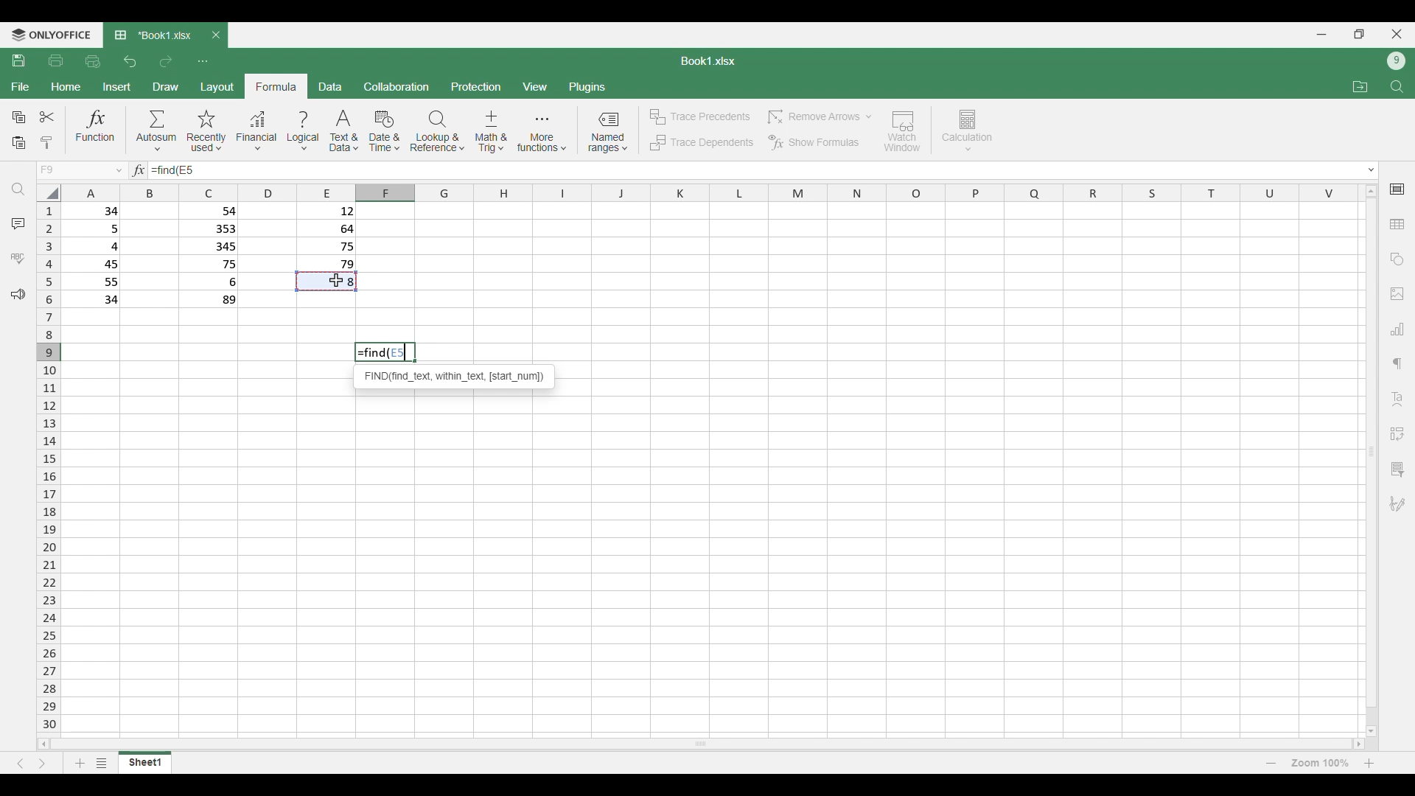 The width and height of the screenshot is (1415, 796). I want to click on More functions, so click(542, 132).